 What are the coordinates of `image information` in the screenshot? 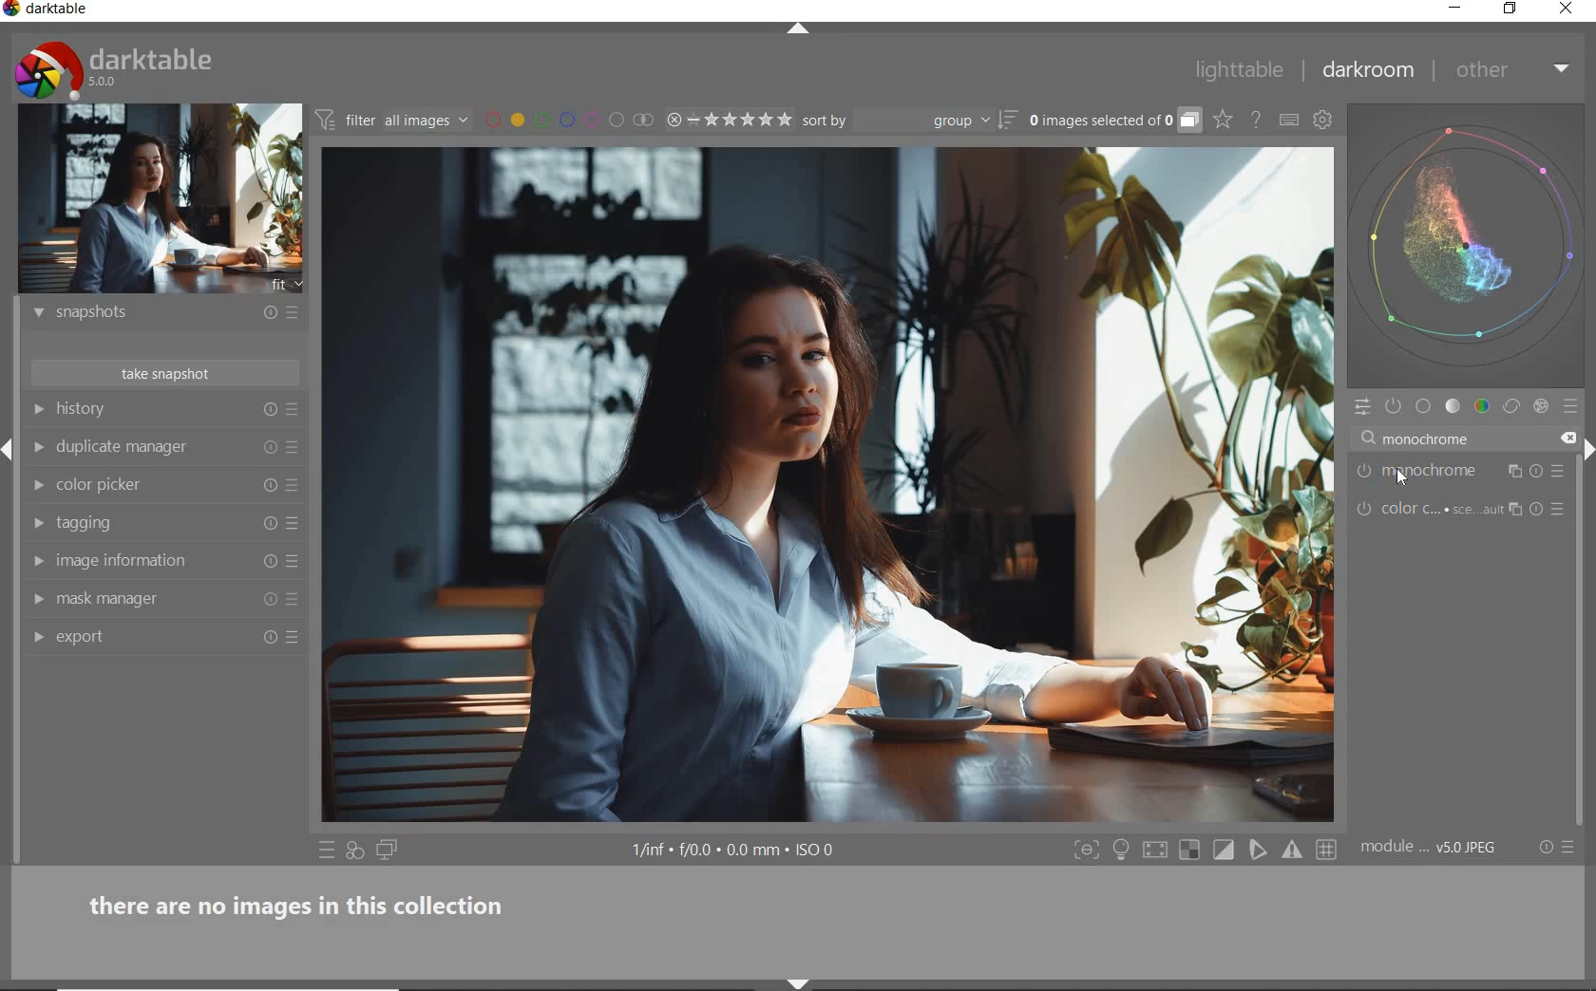 It's located at (151, 560).